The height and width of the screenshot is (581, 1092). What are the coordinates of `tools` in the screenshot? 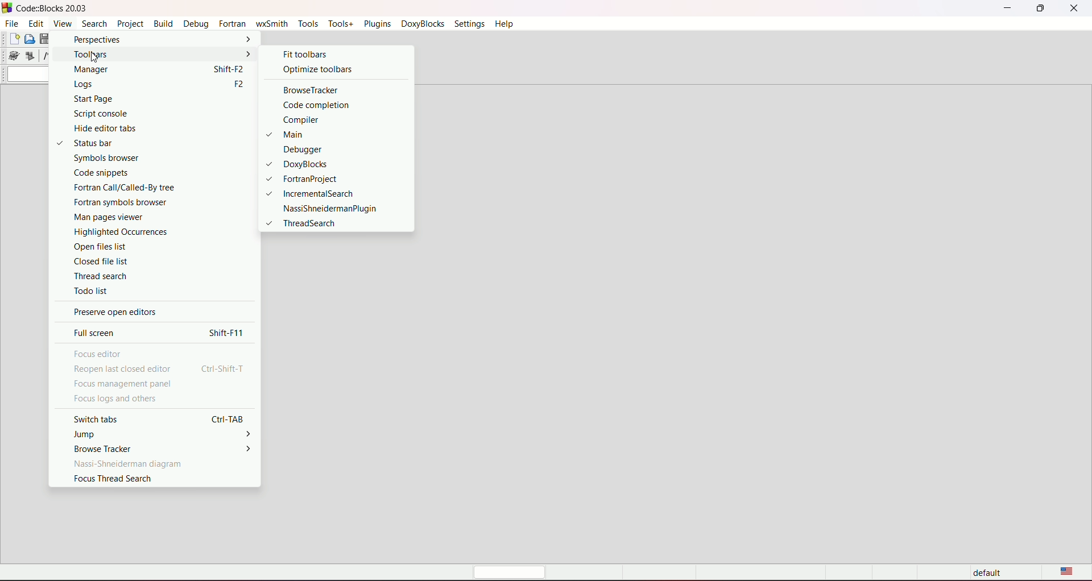 It's located at (308, 23).